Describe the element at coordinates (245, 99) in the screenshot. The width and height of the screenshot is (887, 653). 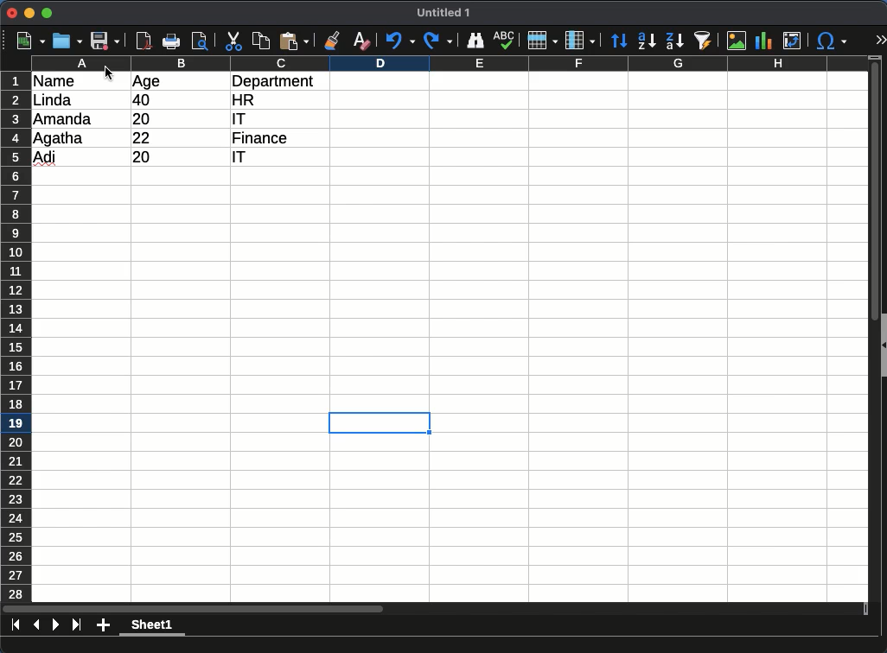
I see `hr` at that location.